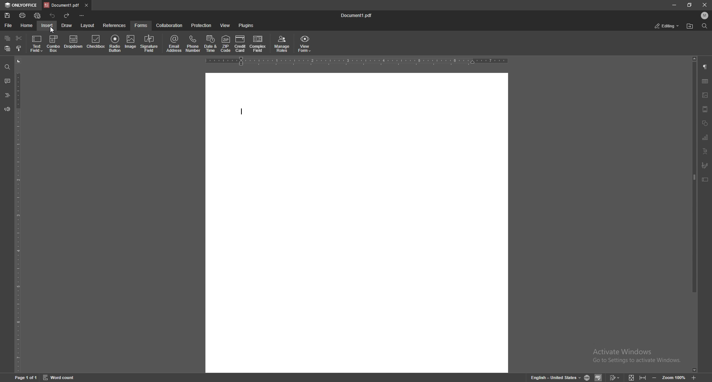  What do you see at coordinates (283, 44) in the screenshot?
I see `manage roles` at bounding box center [283, 44].